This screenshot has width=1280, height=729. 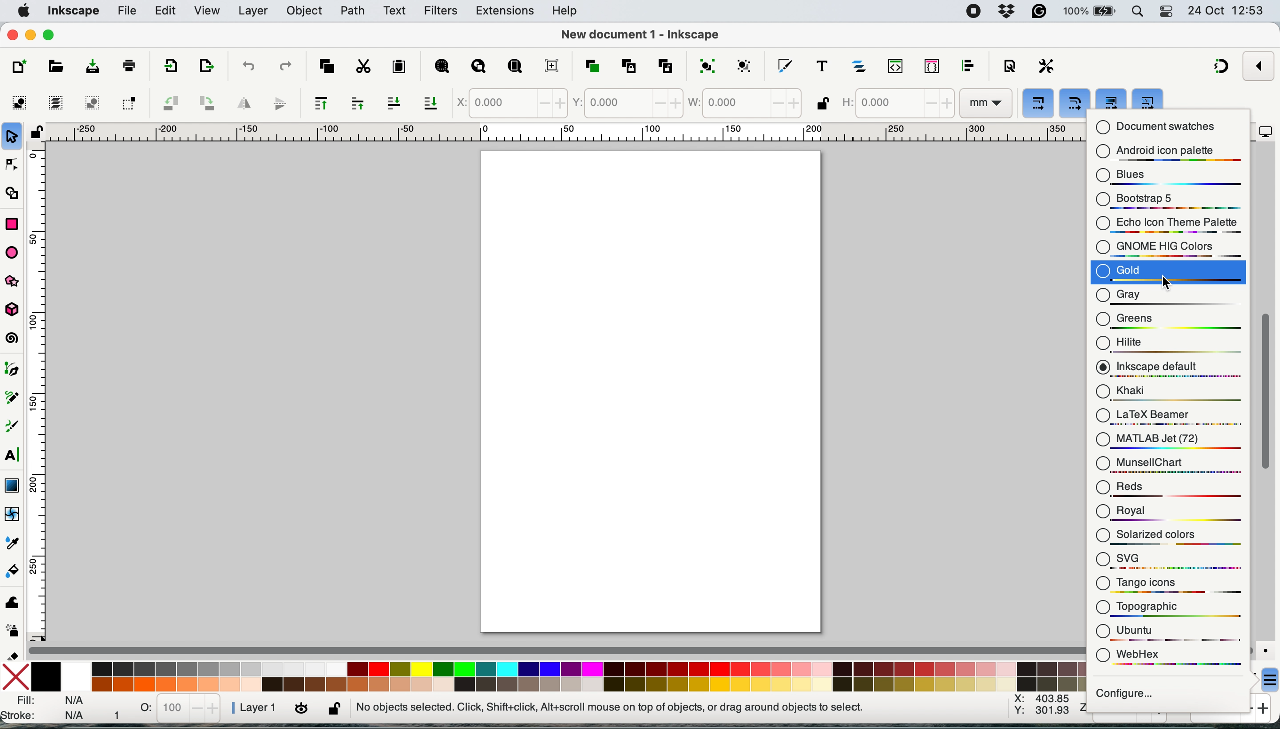 I want to click on layer 1, so click(x=253, y=707).